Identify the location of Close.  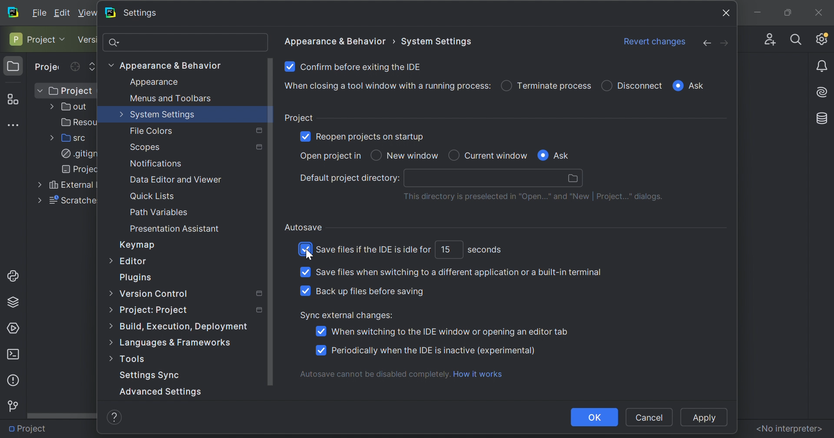
(818, 10).